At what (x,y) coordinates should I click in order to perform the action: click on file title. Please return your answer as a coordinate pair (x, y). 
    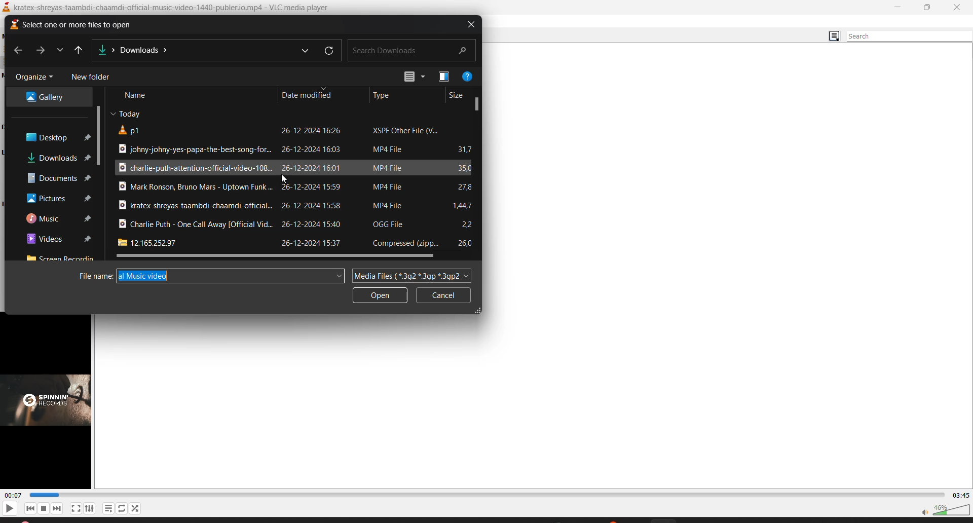
    Looking at the image, I should click on (194, 223).